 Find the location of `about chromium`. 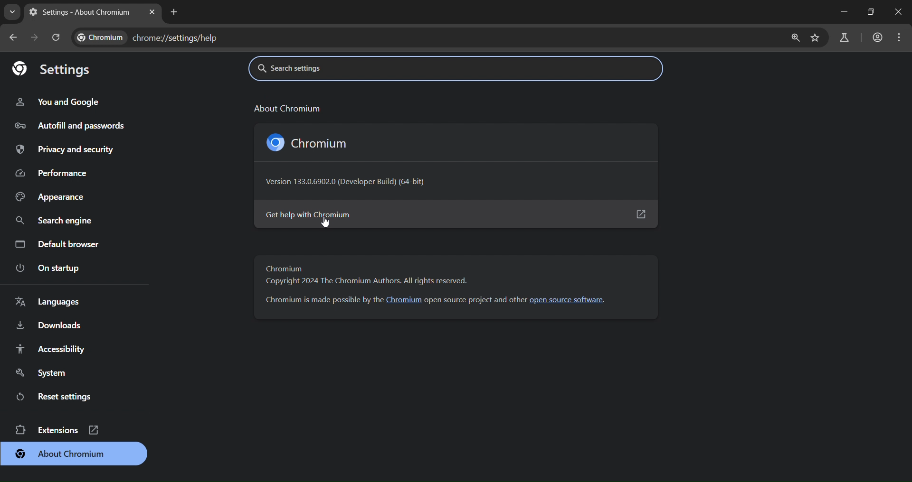

about chromium is located at coordinates (286, 107).